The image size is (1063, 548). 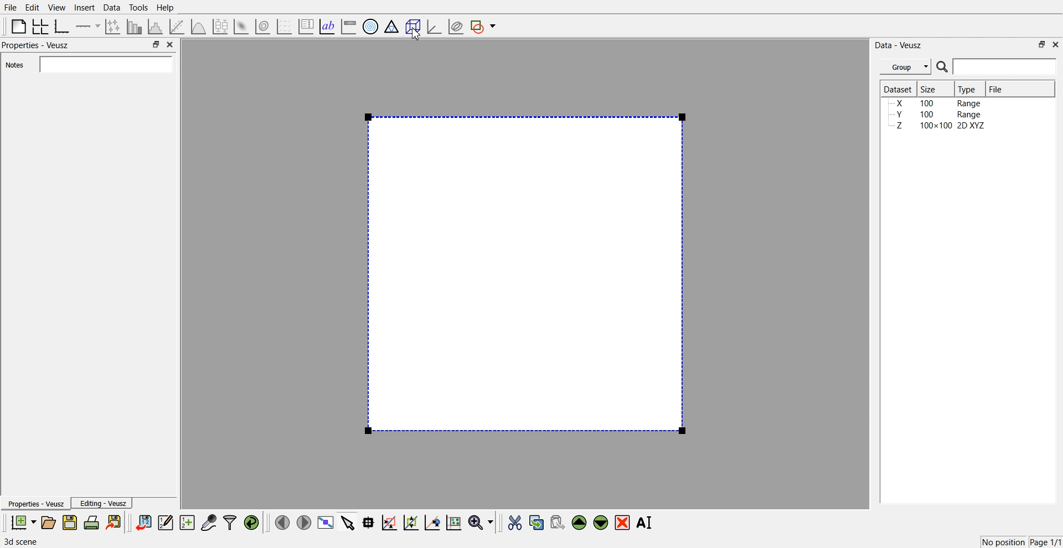 I want to click on Export to graphic format, so click(x=115, y=522).